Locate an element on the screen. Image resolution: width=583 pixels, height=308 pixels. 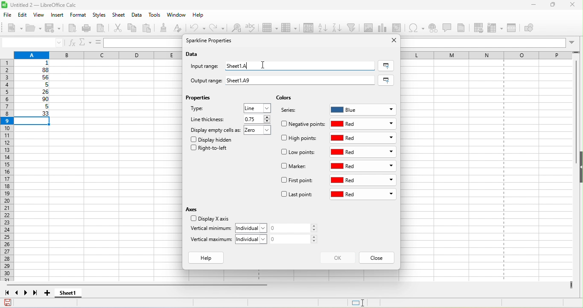
column headingas is located at coordinates (493, 55).